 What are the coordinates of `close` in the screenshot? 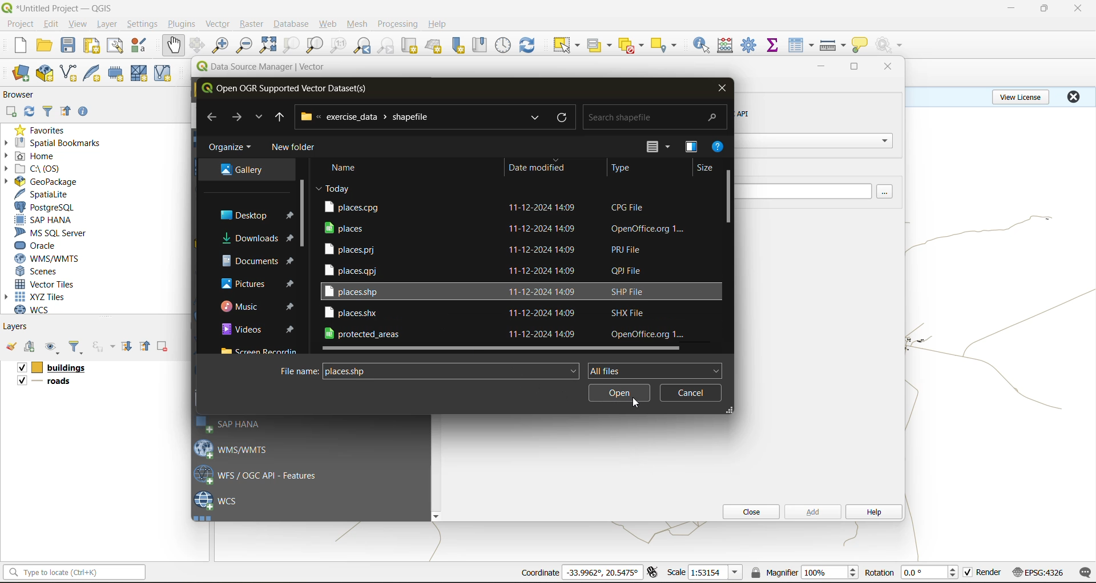 It's located at (884, 67).